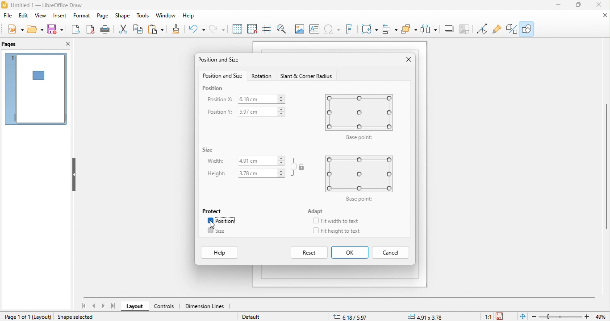 The width and height of the screenshot is (610, 321). What do you see at coordinates (302, 166) in the screenshot?
I see `icon` at bounding box center [302, 166].